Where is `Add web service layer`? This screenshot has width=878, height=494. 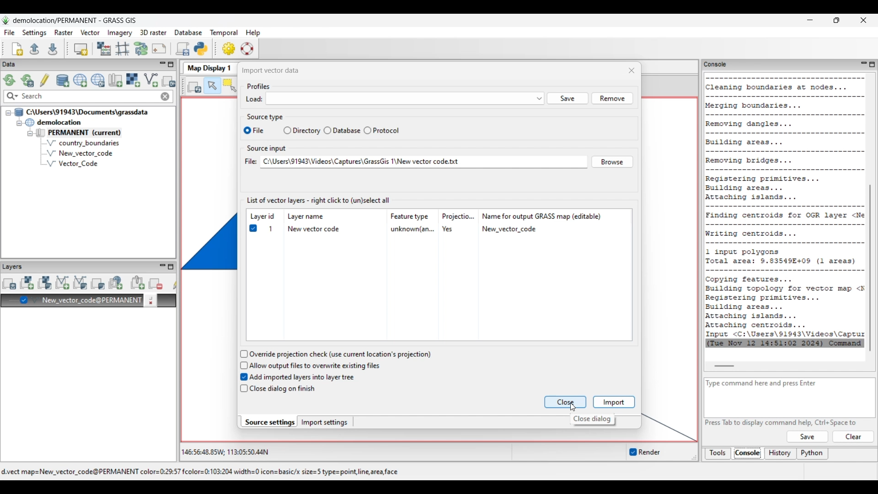 Add web service layer is located at coordinates (116, 283).